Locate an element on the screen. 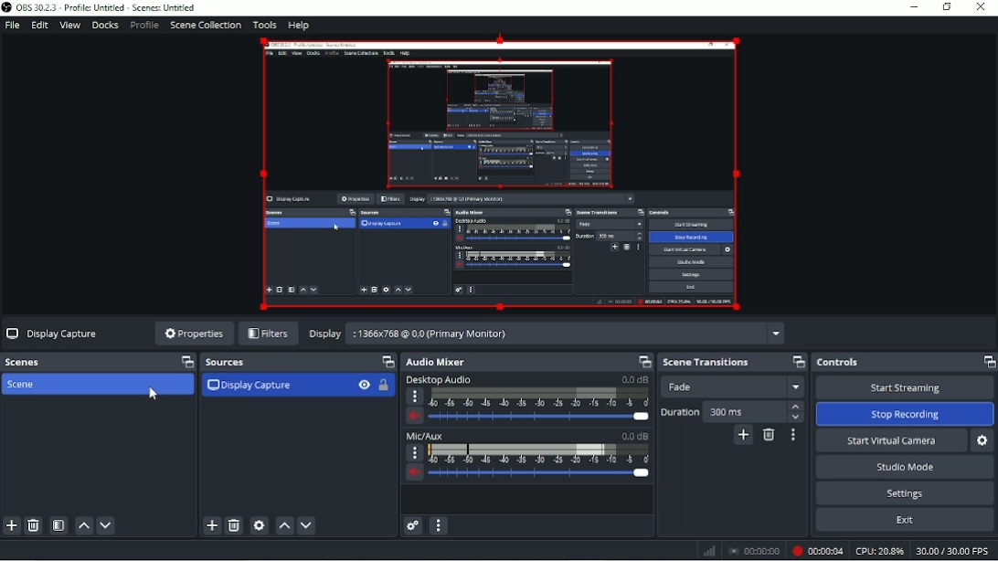  Filters is located at coordinates (268, 334).